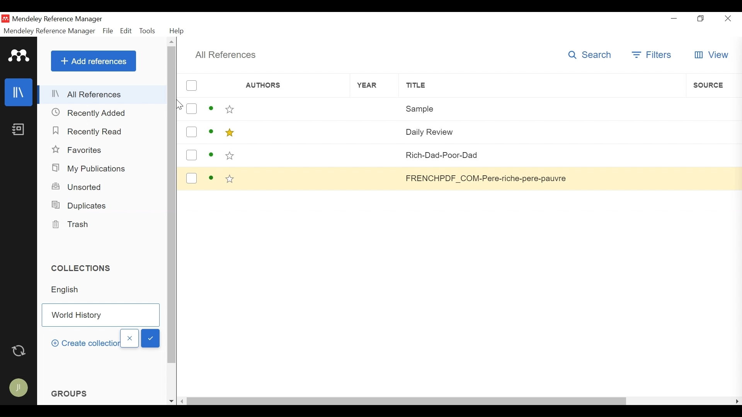 The width and height of the screenshot is (742, 417). What do you see at coordinates (229, 133) in the screenshot?
I see `Toggle favorites` at bounding box center [229, 133].